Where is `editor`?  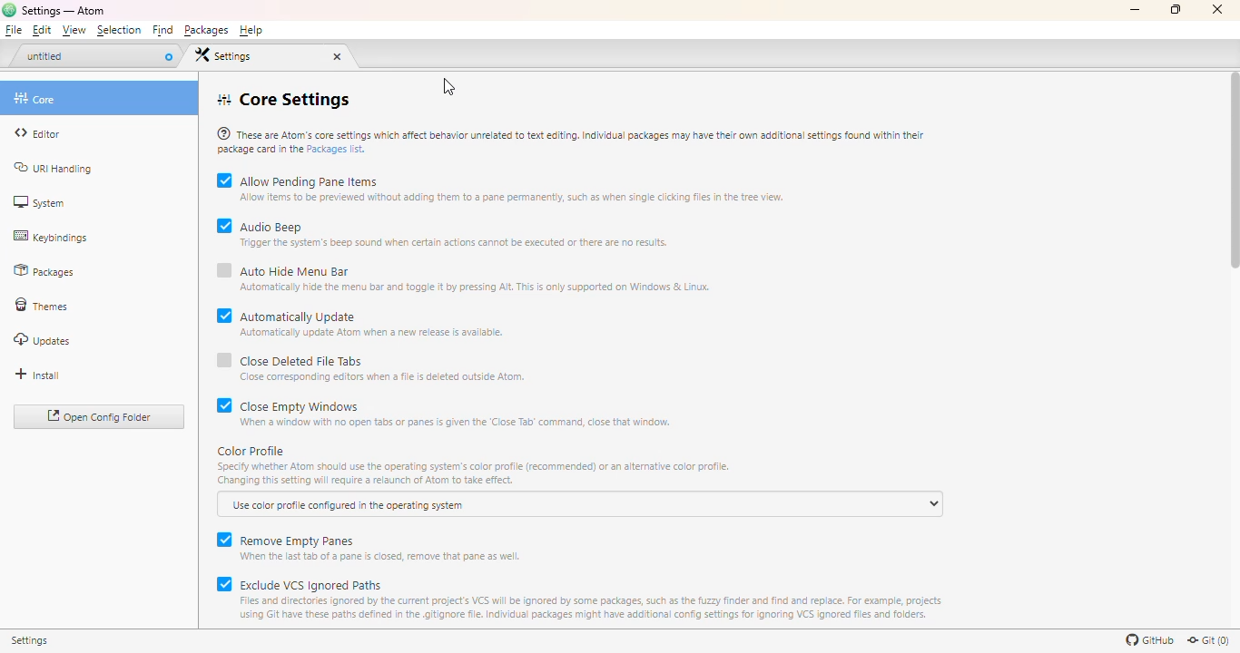
editor is located at coordinates (37, 133).